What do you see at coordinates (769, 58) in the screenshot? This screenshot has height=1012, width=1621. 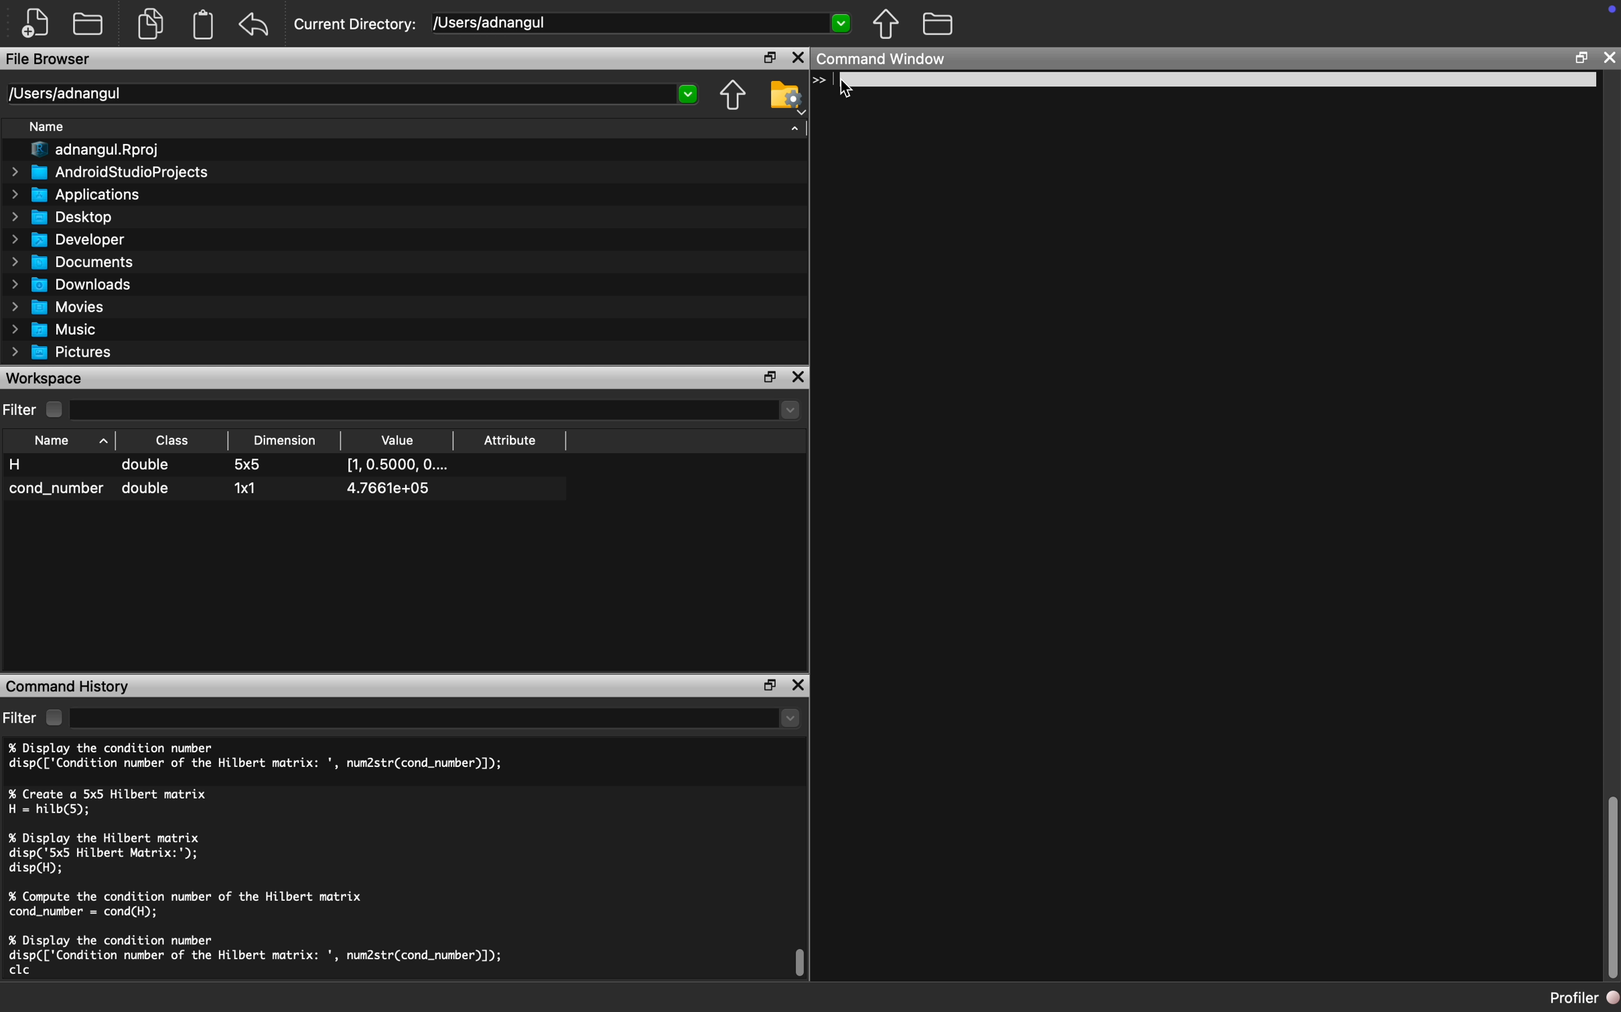 I see `Restore Down` at bounding box center [769, 58].